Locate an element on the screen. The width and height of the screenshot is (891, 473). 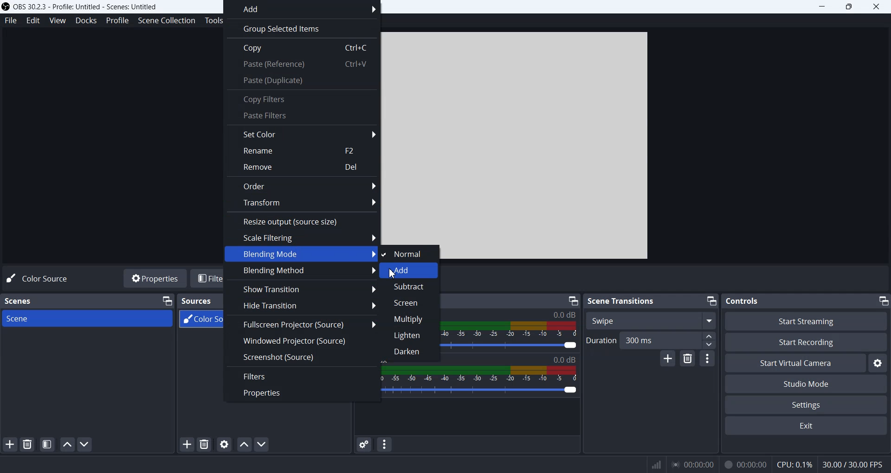
Remove configurable transition is located at coordinates (687, 358).